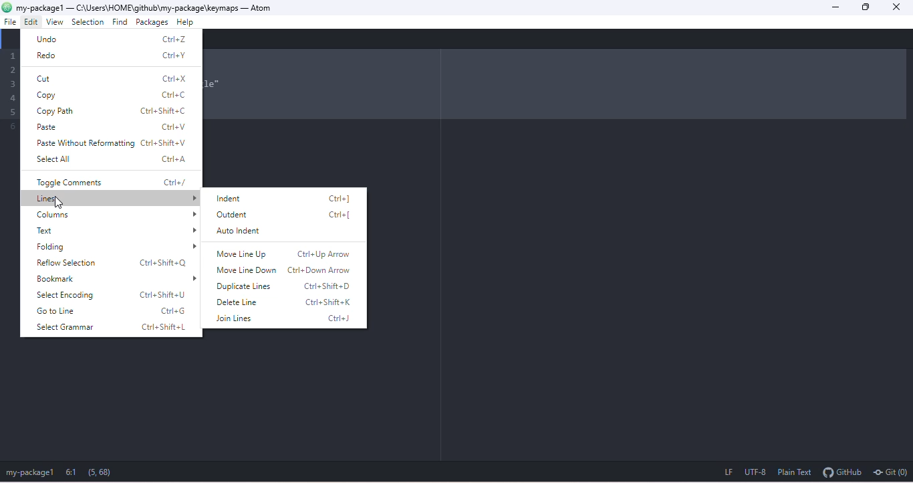 The image size is (913, 483). What do you see at coordinates (39, 7) in the screenshot?
I see `my-package1` at bounding box center [39, 7].